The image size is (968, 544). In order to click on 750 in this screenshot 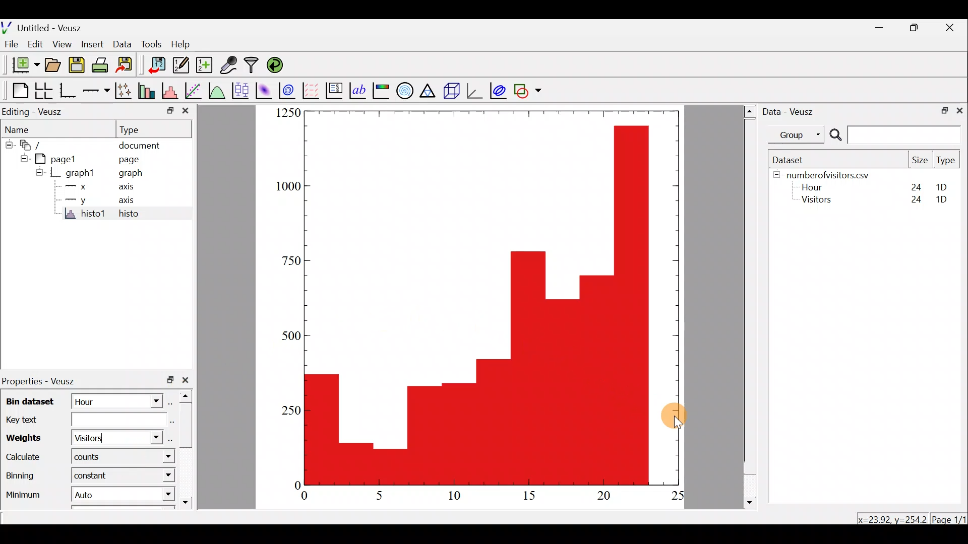, I will do `click(291, 260)`.